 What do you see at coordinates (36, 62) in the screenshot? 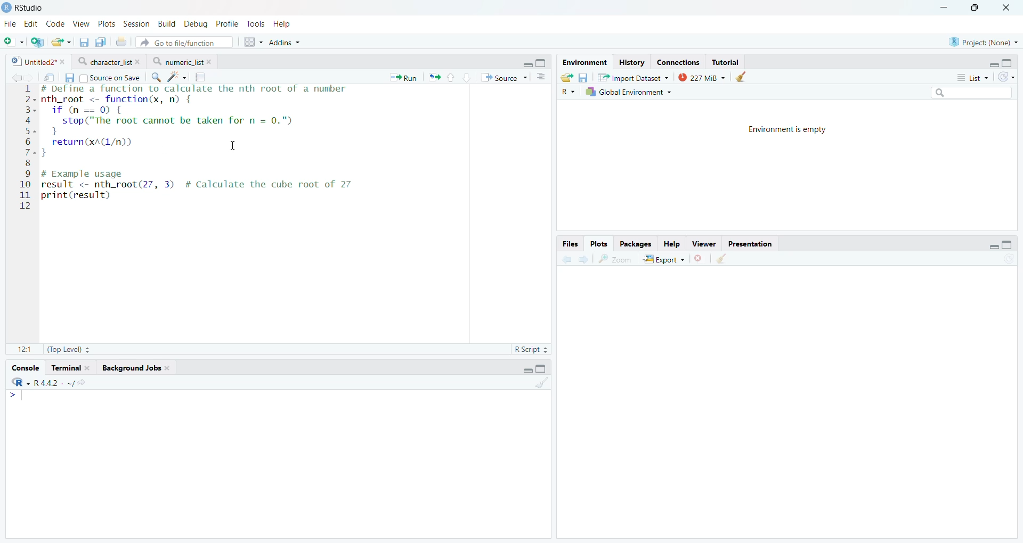
I see `Untitled2*` at bounding box center [36, 62].